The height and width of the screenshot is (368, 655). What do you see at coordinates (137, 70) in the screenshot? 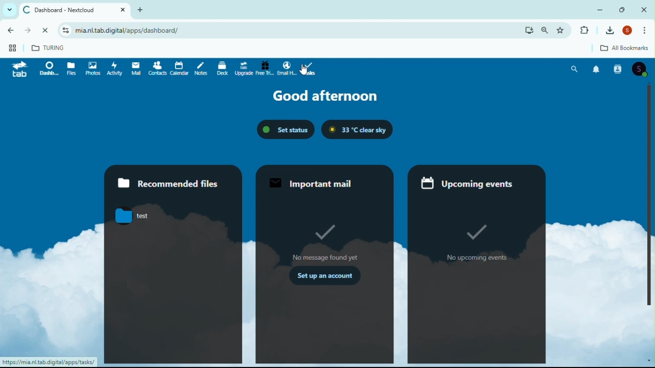
I see `email` at bounding box center [137, 70].